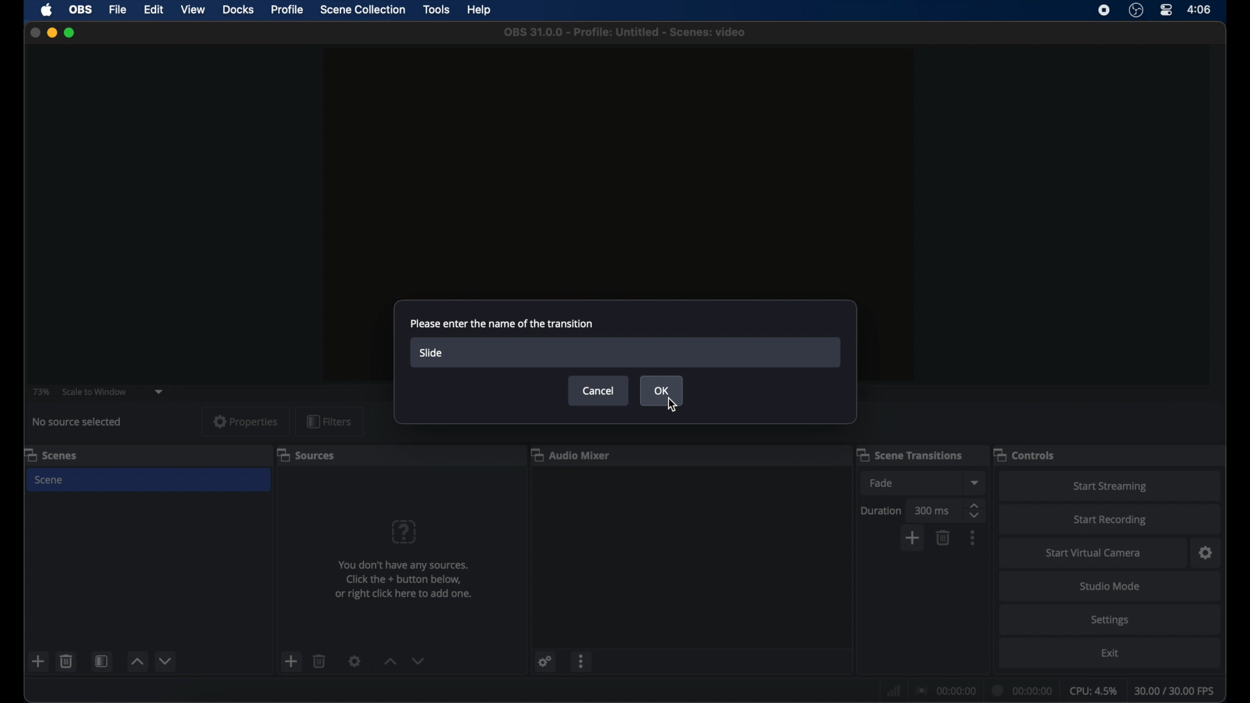  Describe the element at coordinates (911, 539) in the screenshot. I see `add` at that location.